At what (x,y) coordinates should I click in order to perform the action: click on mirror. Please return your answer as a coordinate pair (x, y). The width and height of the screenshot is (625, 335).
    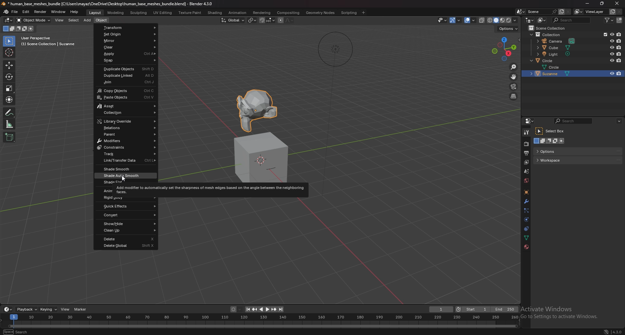
    Looking at the image, I should click on (126, 41).